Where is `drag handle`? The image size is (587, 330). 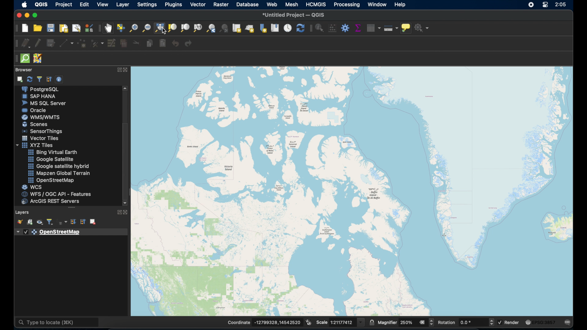
drag handle is located at coordinates (15, 59).